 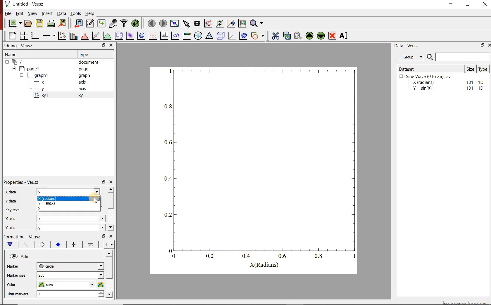 What do you see at coordinates (10, 245) in the screenshot?
I see `down arrow` at bounding box center [10, 245].